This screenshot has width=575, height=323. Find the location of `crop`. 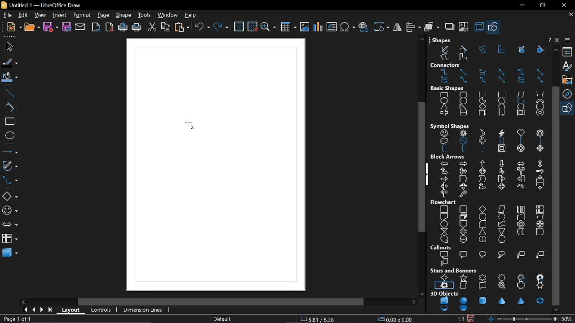

crop is located at coordinates (464, 28).